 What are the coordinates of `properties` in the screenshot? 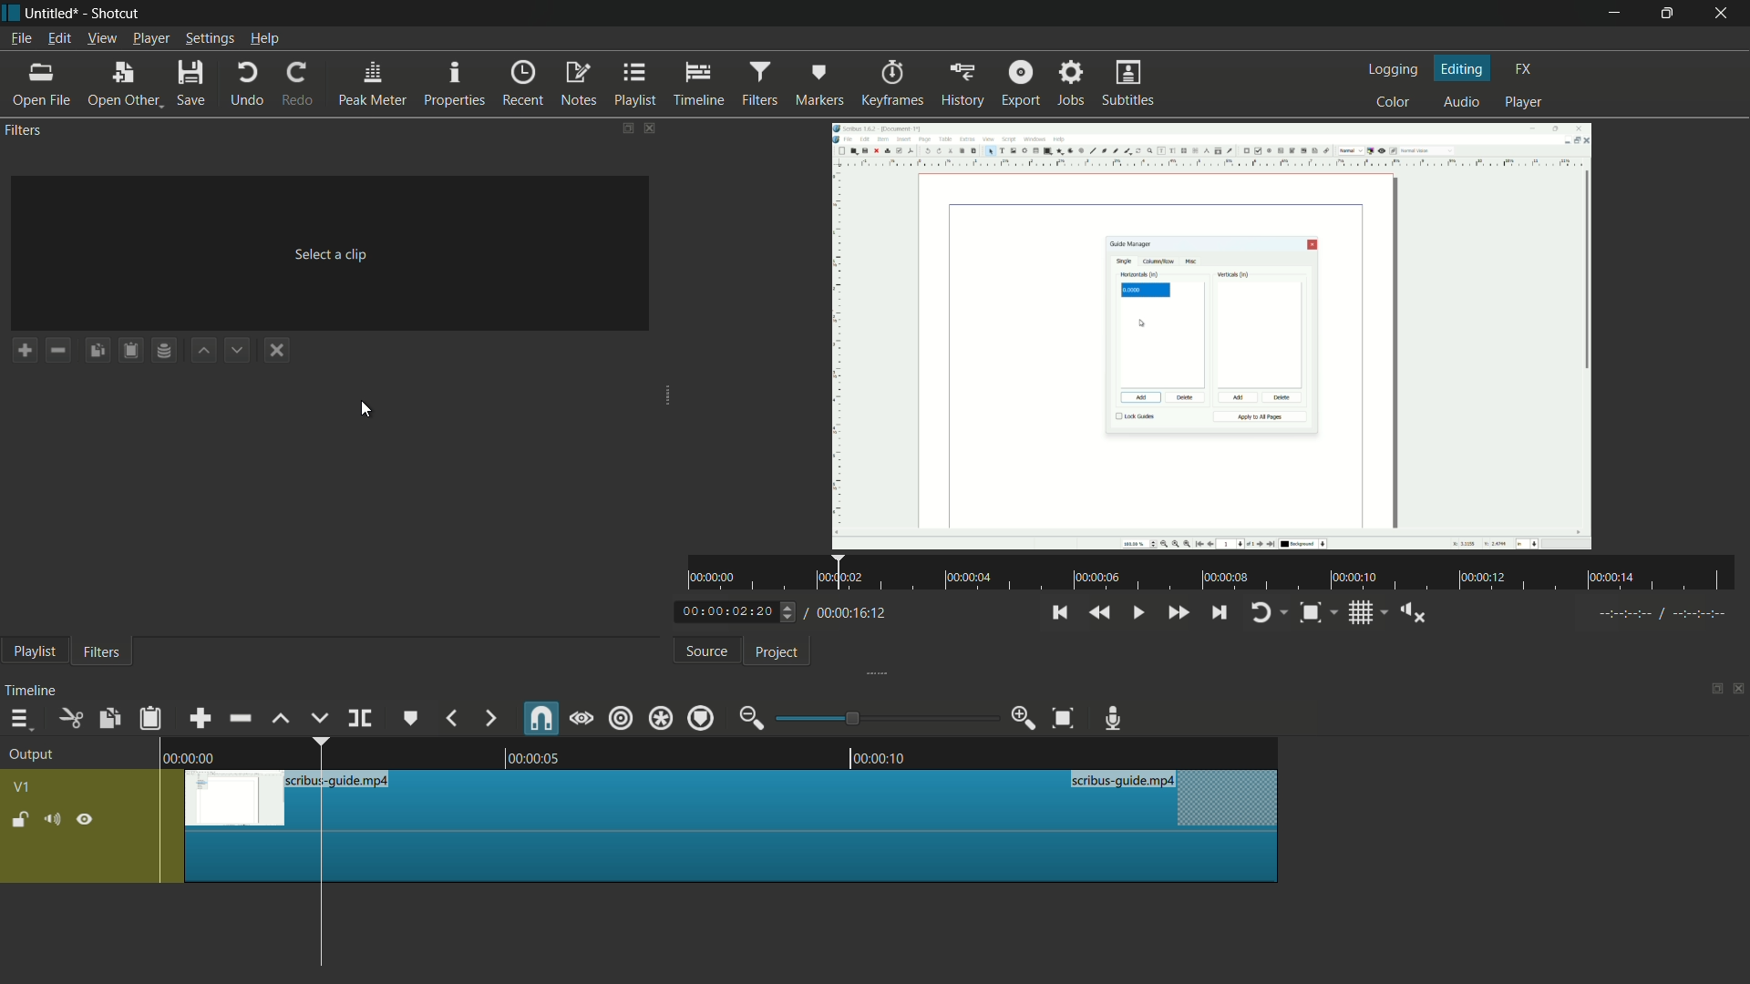 It's located at (455, 83).